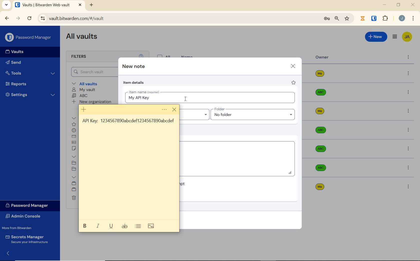 The height and width of the screenshot is (261, 420). Describe the element at coordinates (30, 72) in the screenshot. I see `Tools` at that location.